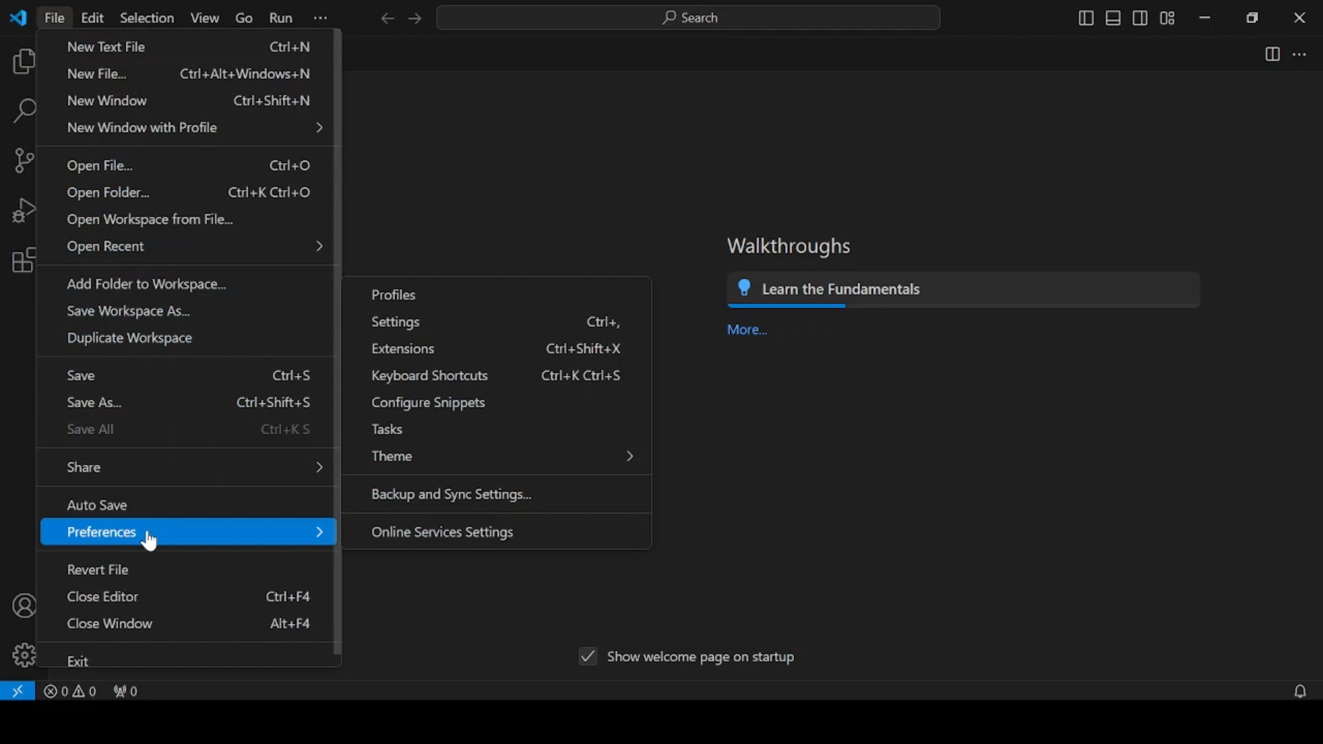 This screenshot has width=1323, height=744. Describe the element at coordinates (431, 377) in the screenshot. I see `keyboard shortcuts` at that location.